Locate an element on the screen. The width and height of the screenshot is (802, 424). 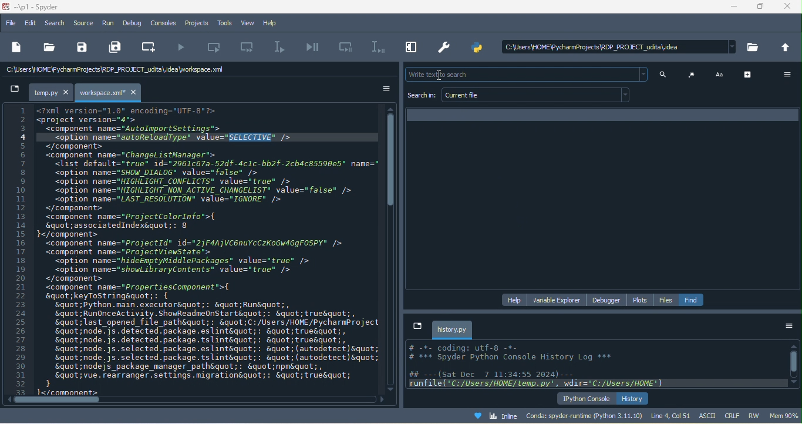
history.py tab is located at coordinates (453, 329).